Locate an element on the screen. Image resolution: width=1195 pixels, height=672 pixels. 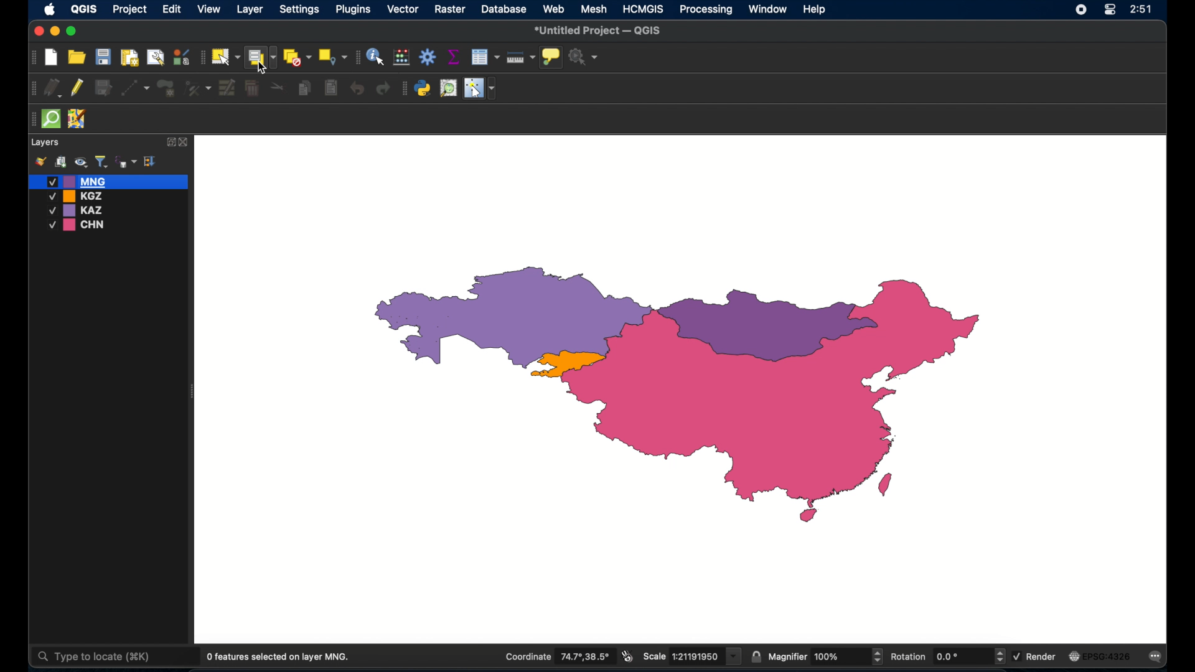
boundary maps is located at coordinates (680, 395).